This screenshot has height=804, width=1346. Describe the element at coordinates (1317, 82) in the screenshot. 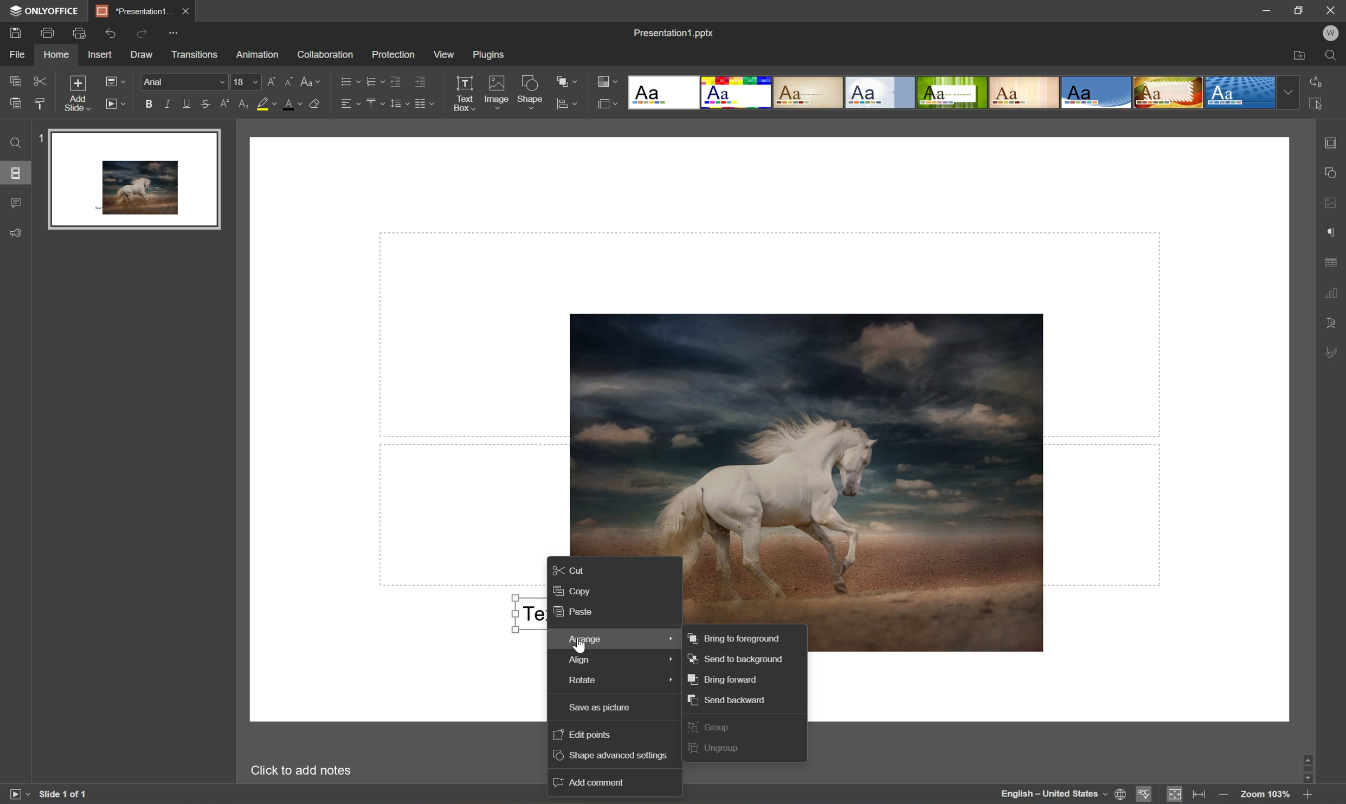

I see `Replace` at that location.